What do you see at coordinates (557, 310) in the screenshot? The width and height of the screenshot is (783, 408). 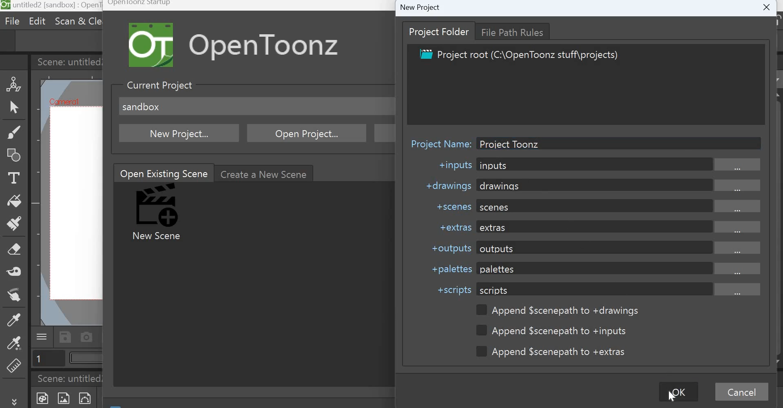 I see `Append $scenepath to +drawings` at bounding box center [557, 310].